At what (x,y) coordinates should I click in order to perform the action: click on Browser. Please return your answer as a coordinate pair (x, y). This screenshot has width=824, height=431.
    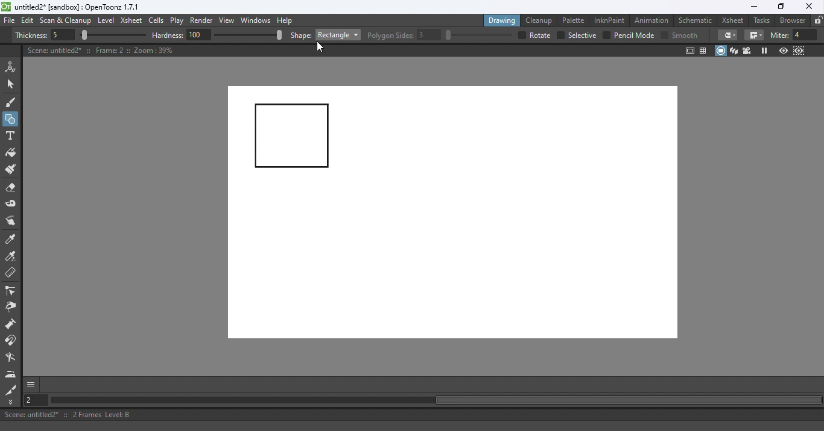
    Looking at the image, I should click on (791, 20).